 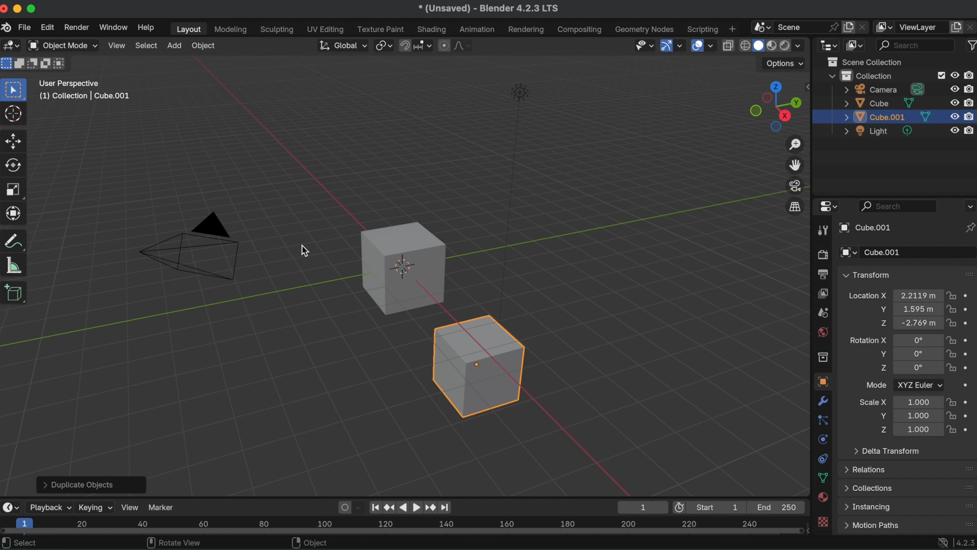 What do you see at coordinates (312, 543) in the screenshot?
I see `object` at bounding box center [312, 543].